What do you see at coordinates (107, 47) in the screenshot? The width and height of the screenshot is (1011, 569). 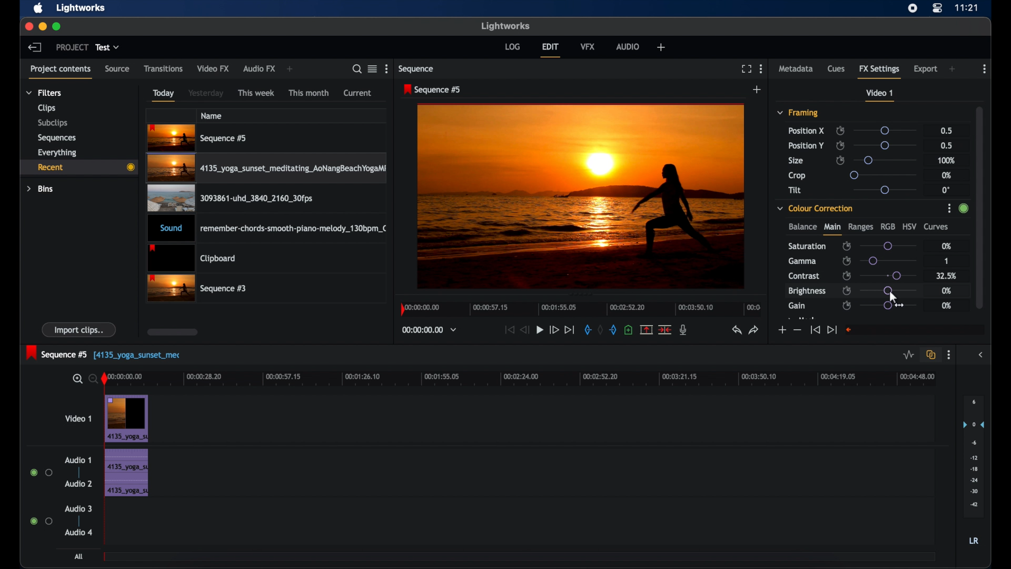 I see `test dropdown` at bounding box center [107, 47].